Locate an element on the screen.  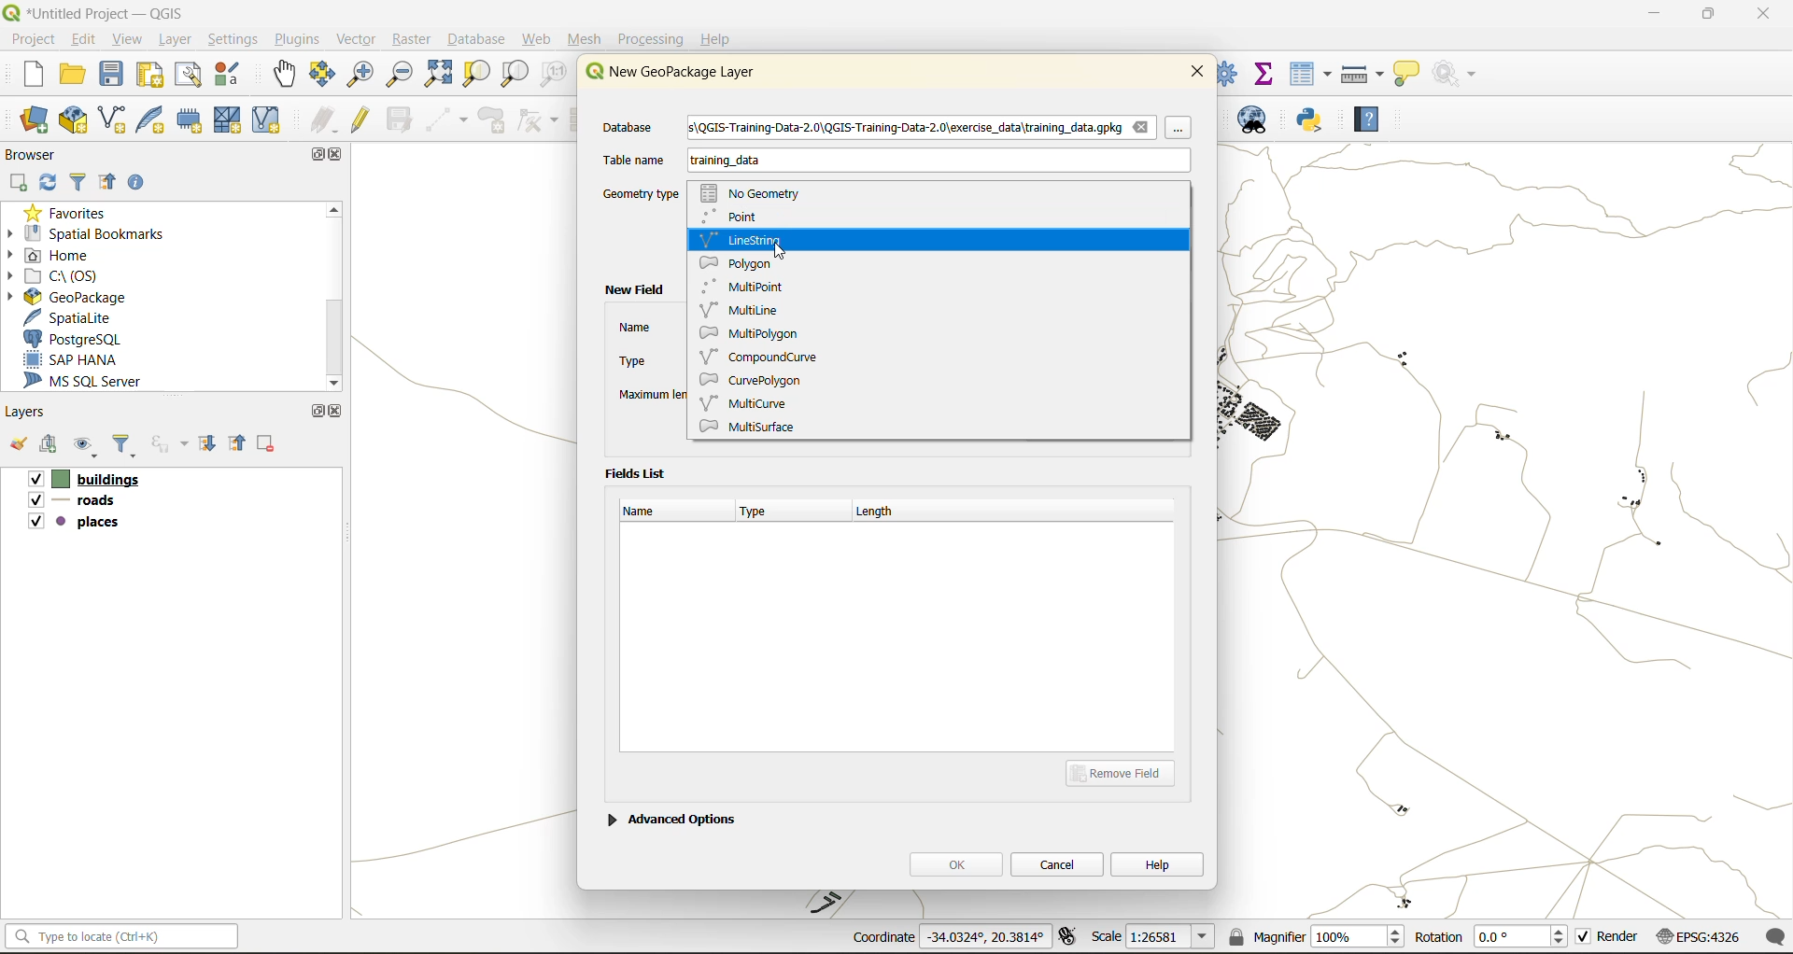
polygon is located at coordinates (745, 260).